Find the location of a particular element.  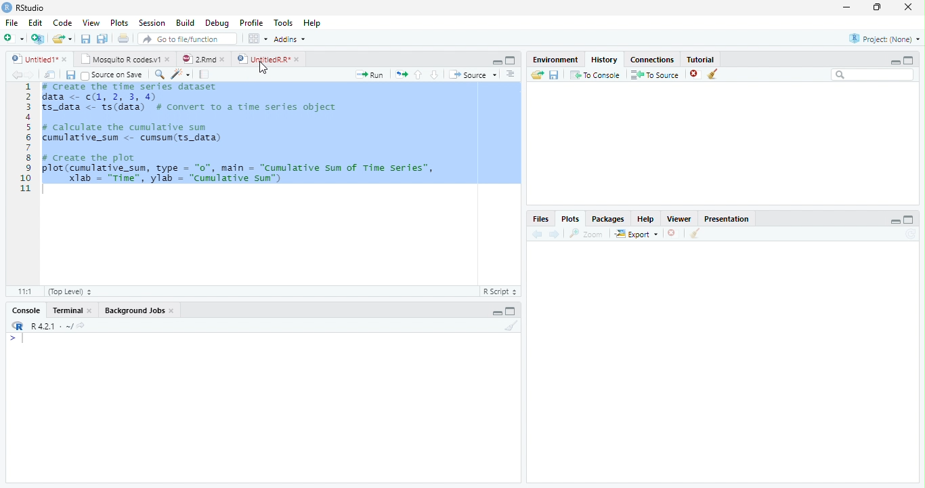

2.Rmd is located at coordinates (205, 60).